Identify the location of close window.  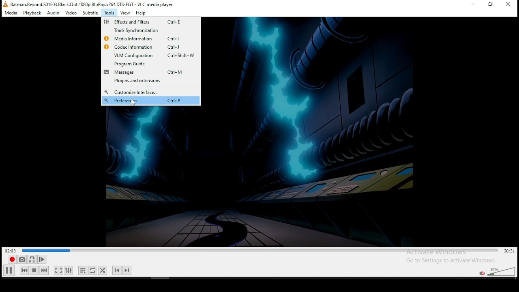
(509, 4).